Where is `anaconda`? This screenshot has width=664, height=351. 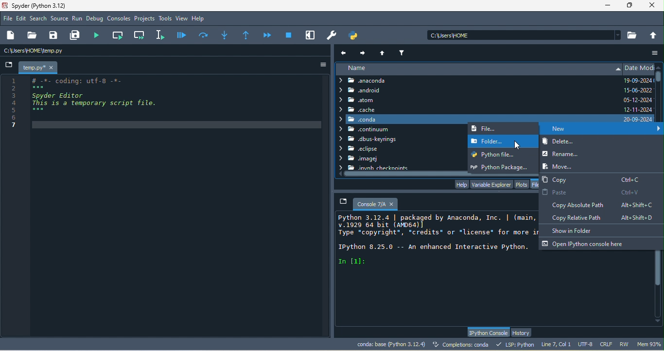 anaconda is located at coordinates (370, 81).